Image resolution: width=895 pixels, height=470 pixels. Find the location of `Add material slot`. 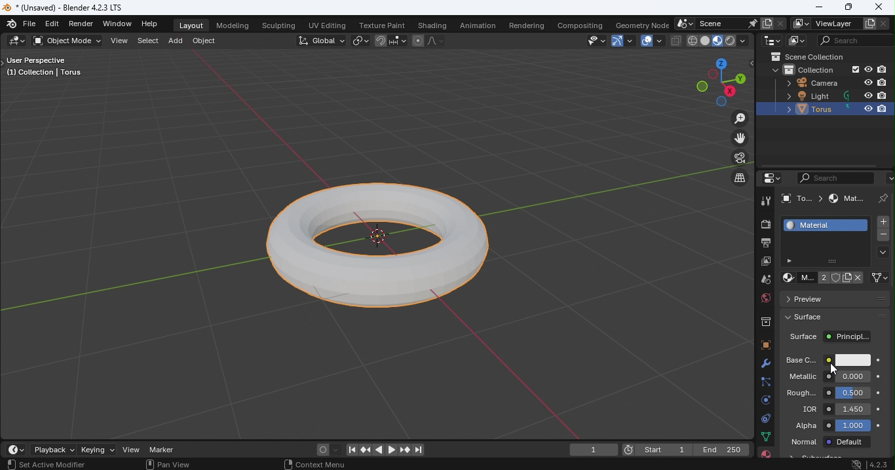

Add material slot is located at coordinates (883, 222).